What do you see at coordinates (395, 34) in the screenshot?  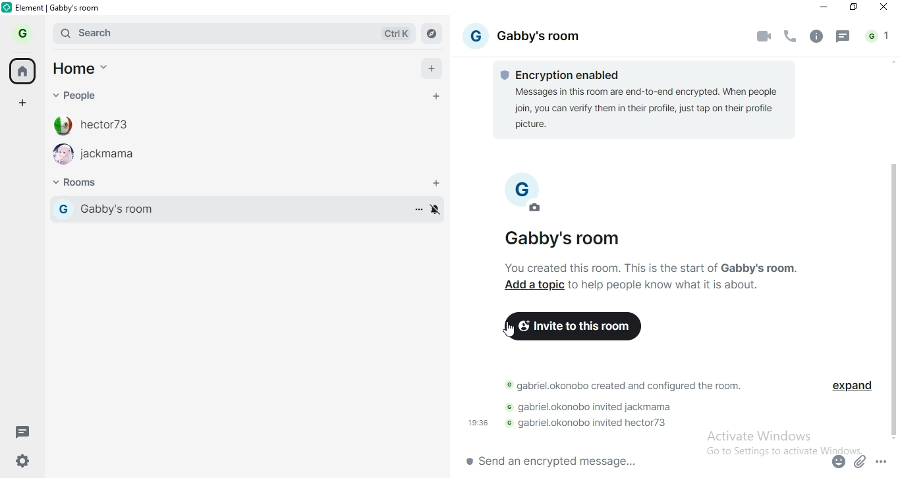 I see `Ctrl K` at bounding box center [395, 34].